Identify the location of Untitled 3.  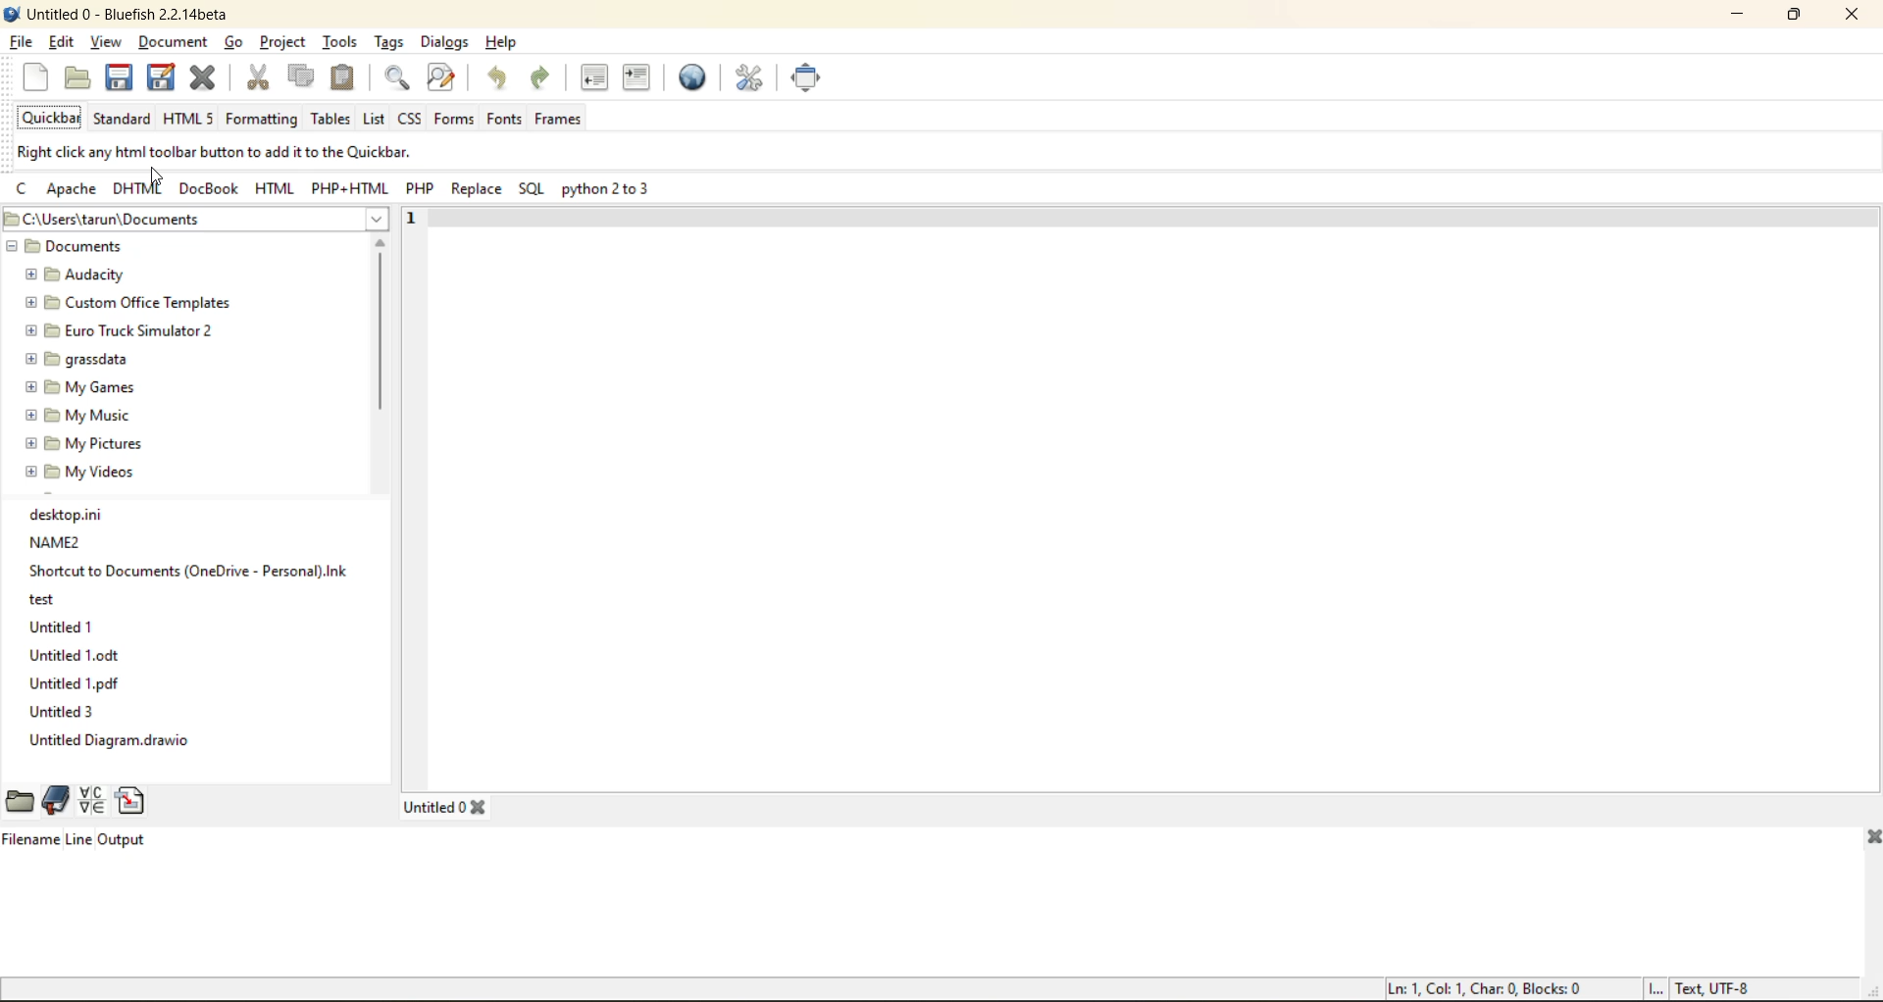
(64, 714).